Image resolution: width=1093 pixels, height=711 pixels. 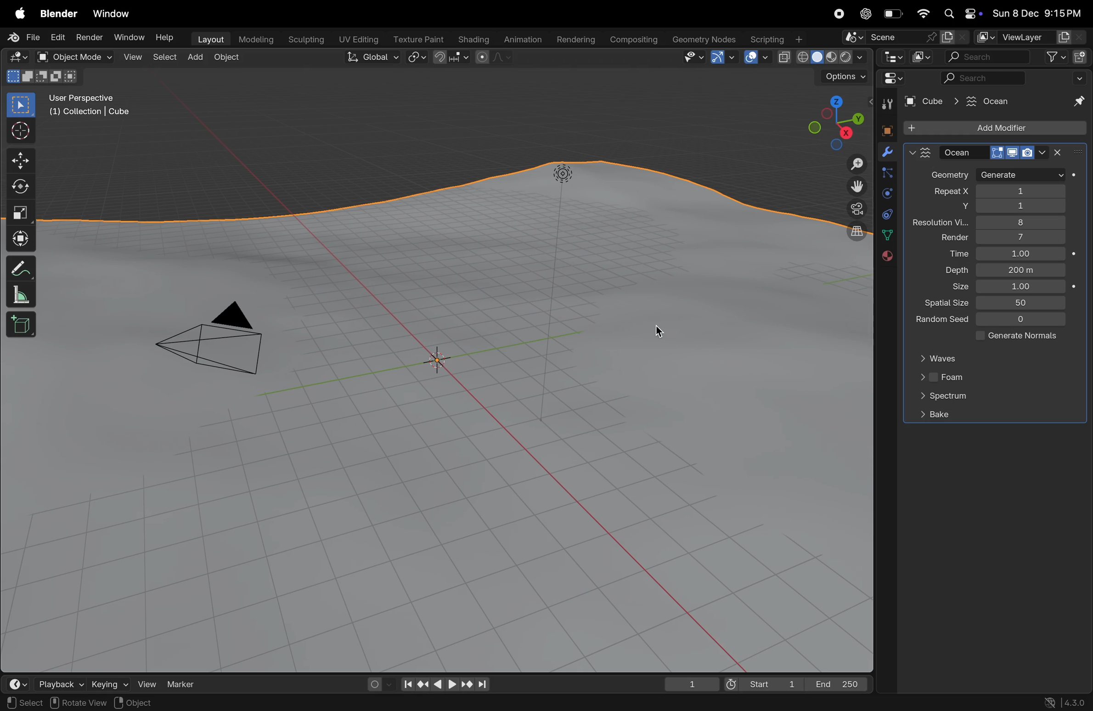 I want to click on selectibality, so click(x=691, y=57).